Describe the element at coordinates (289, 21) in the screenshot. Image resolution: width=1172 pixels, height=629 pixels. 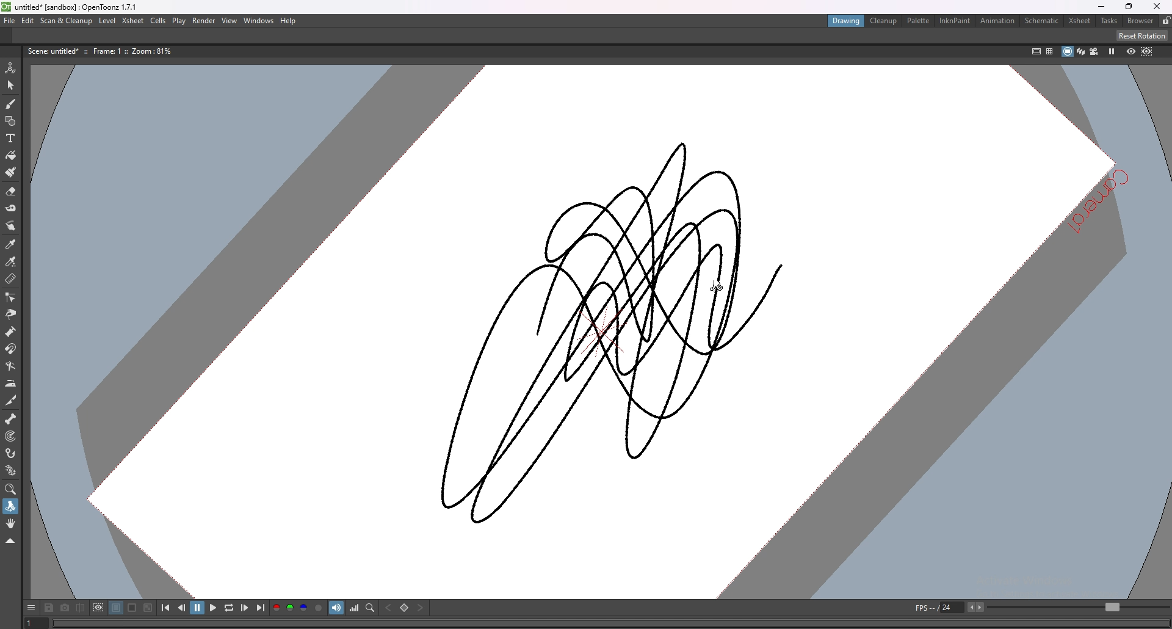
I see `help` at that location.